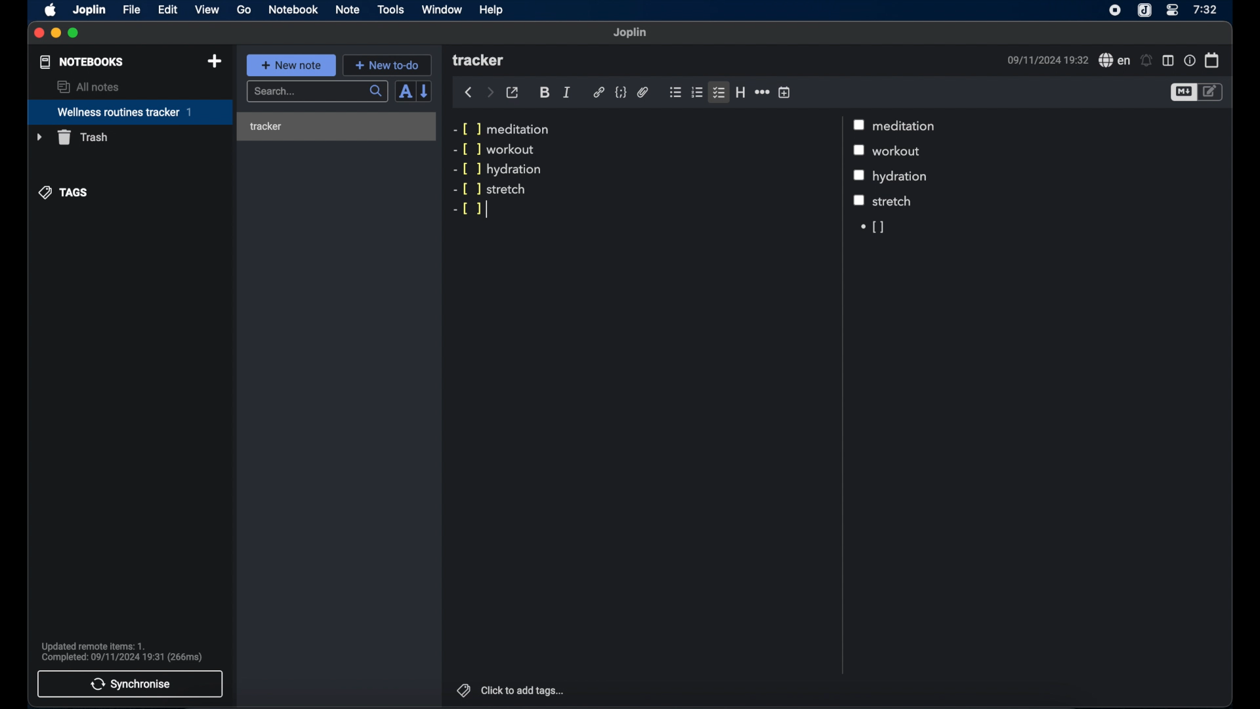 Image resolution: width=1260 pixels, height=709 pixels. Describe the element at coordinates (862, 151) in the screenshot. I see `checkbox` at that location.